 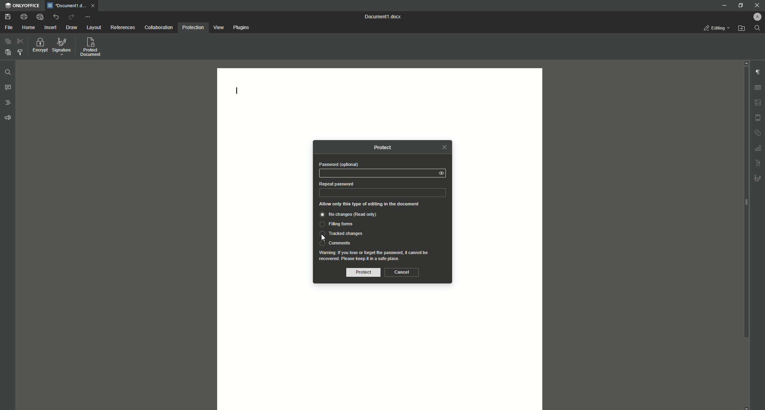 I want to click on Protect, so click(x=381, y=148).